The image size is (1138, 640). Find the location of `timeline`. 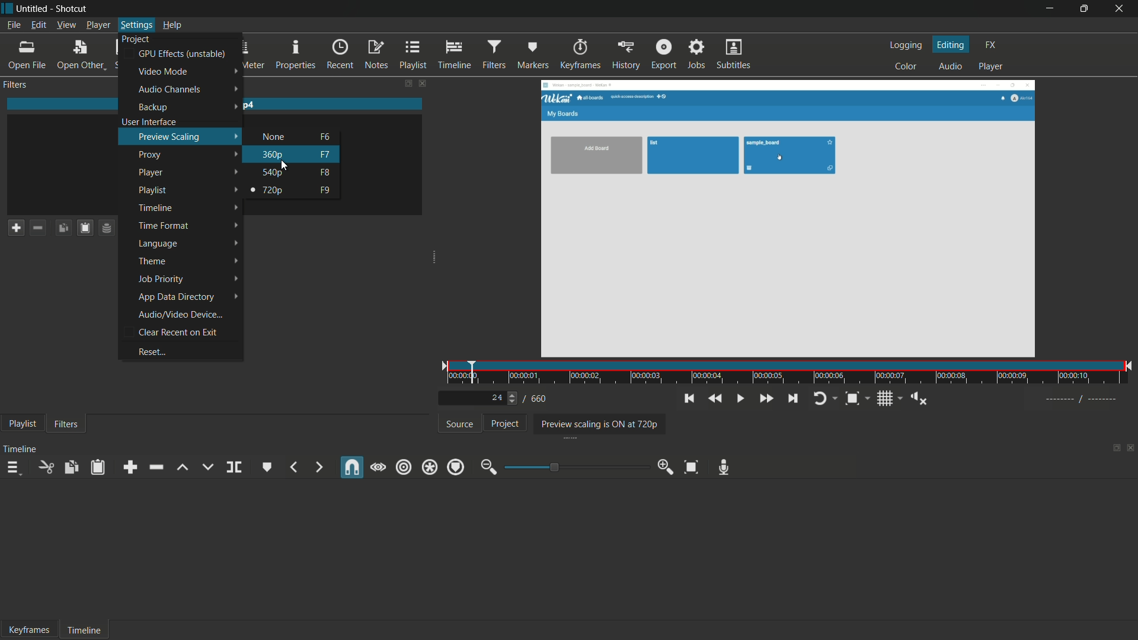

timeline is located at coordinates (21, 449).